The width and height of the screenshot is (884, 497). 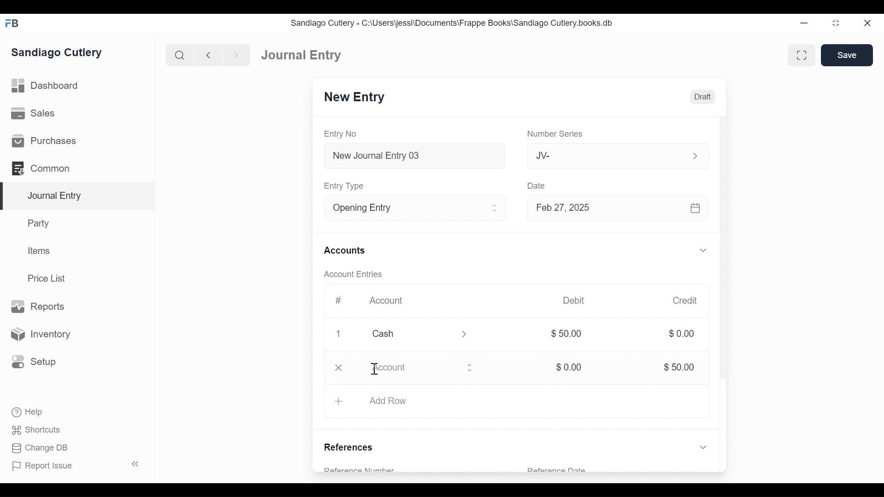 I want to click on Text cursor, so click(x=374, y=369).